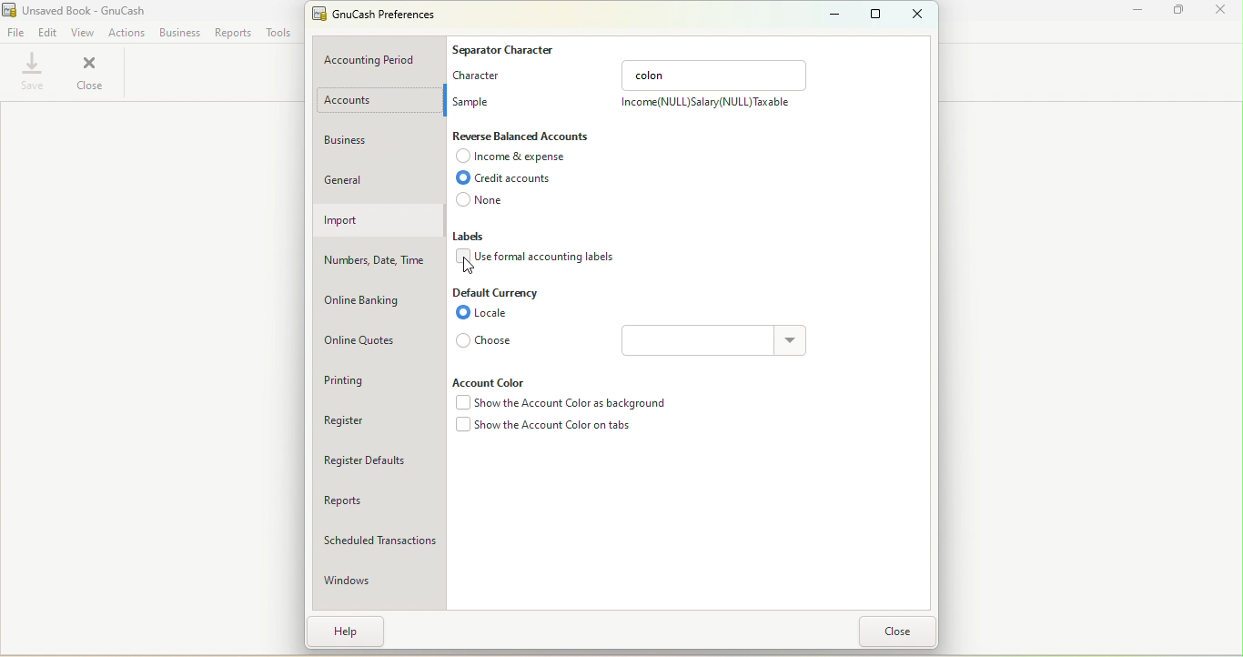  What do you see at coordinates (127, 31) in the screenshot?
I see `Actions` at bounding box center [127, 31].